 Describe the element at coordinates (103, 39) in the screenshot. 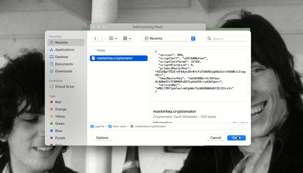

I see `Next` at that location.